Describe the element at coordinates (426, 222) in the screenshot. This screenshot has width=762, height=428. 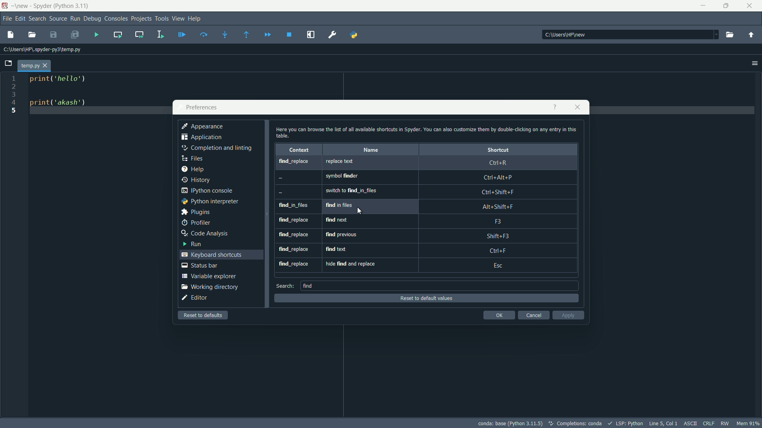
I see `find_replace, find next, f3` at that location.